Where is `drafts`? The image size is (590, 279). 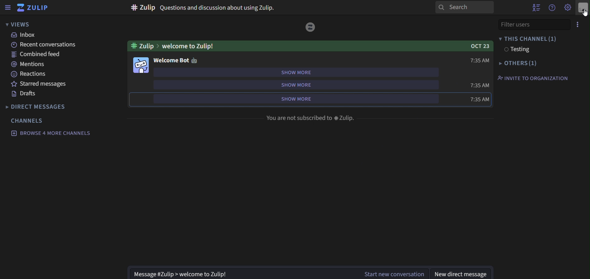 drafts is located at coordinates (26, 94).